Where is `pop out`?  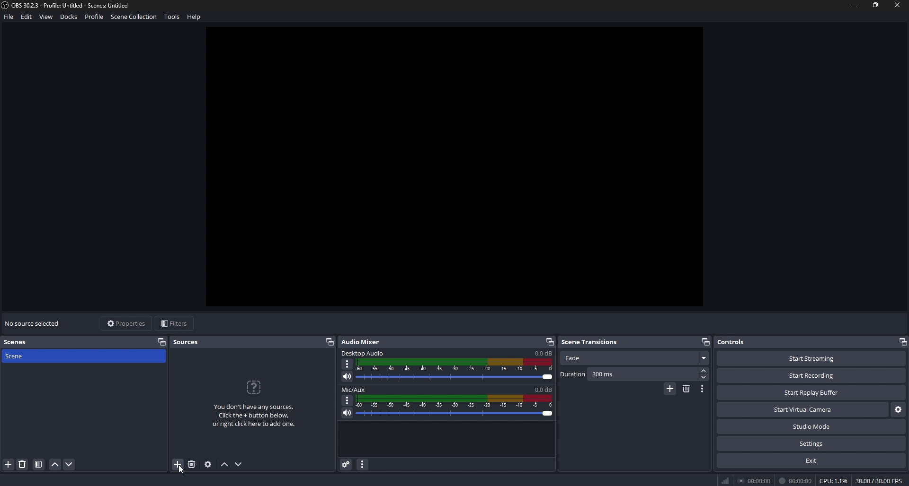 pop out is located at coordinates (903, 342).